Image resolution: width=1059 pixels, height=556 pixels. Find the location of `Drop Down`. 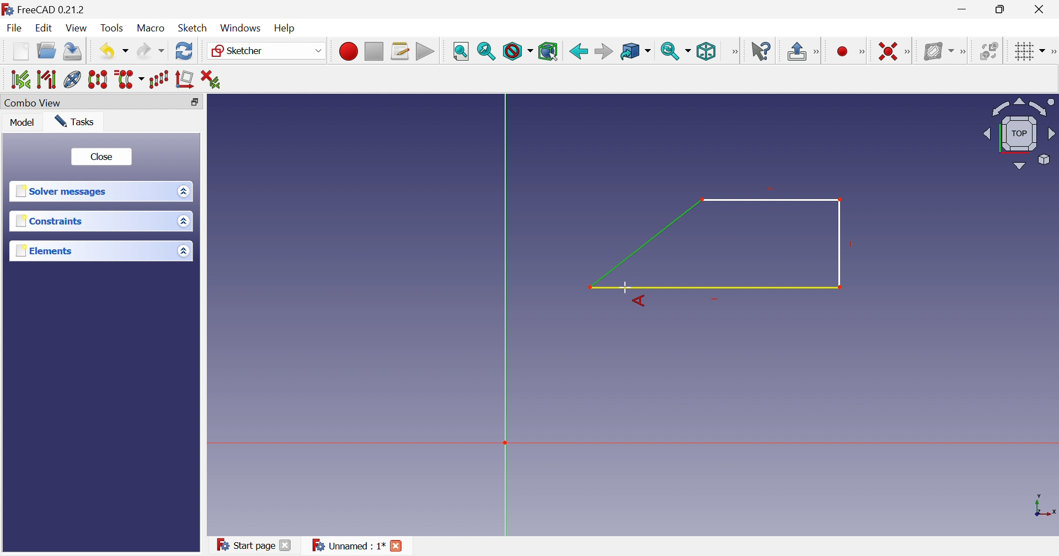

Drop Down is located at coordinates (184, 222).